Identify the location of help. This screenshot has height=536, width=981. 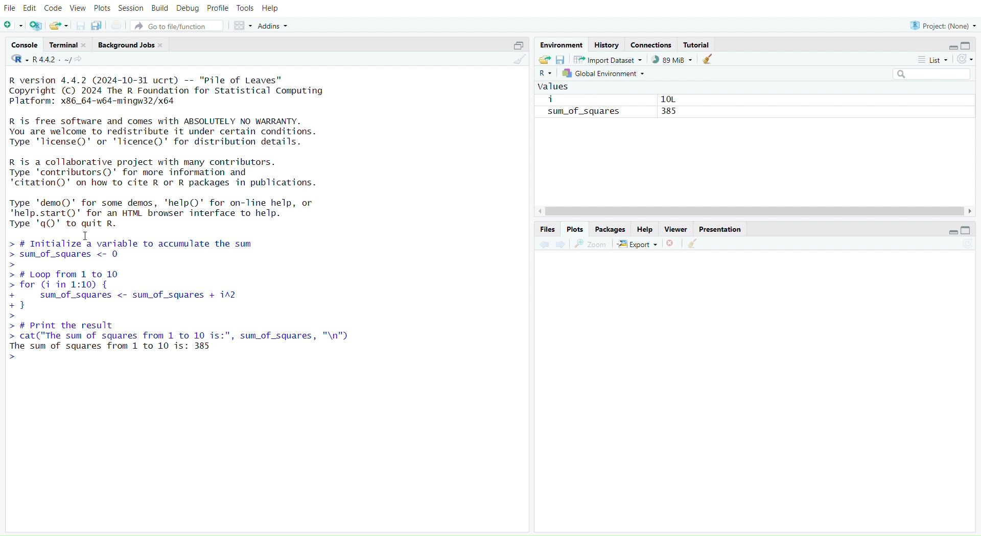
(645, 229).